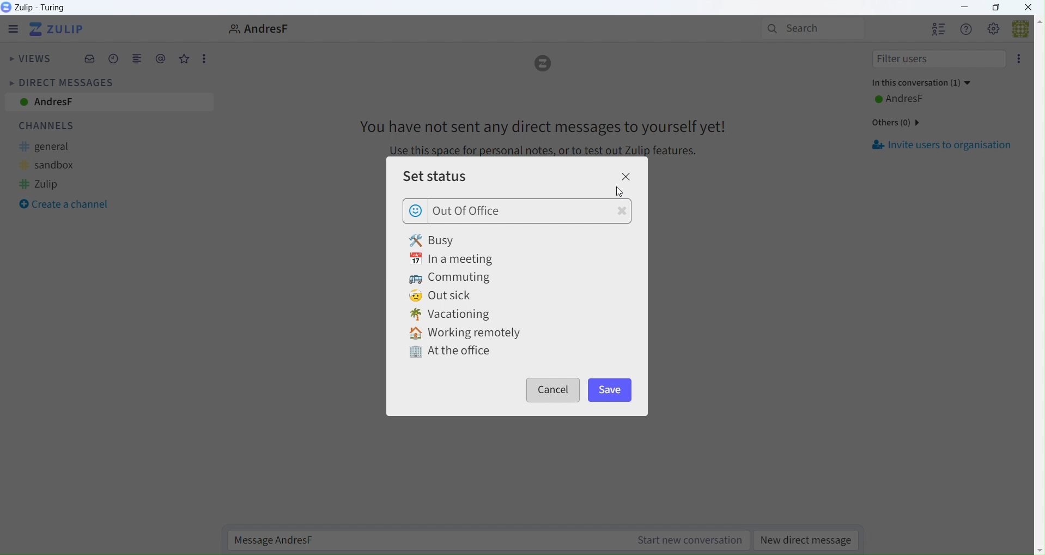 The width and height of the screenshot is (1045, 555). Describe the element at coordinates (60, 82) in the screenshot. I see `Direct Messages` at that location.